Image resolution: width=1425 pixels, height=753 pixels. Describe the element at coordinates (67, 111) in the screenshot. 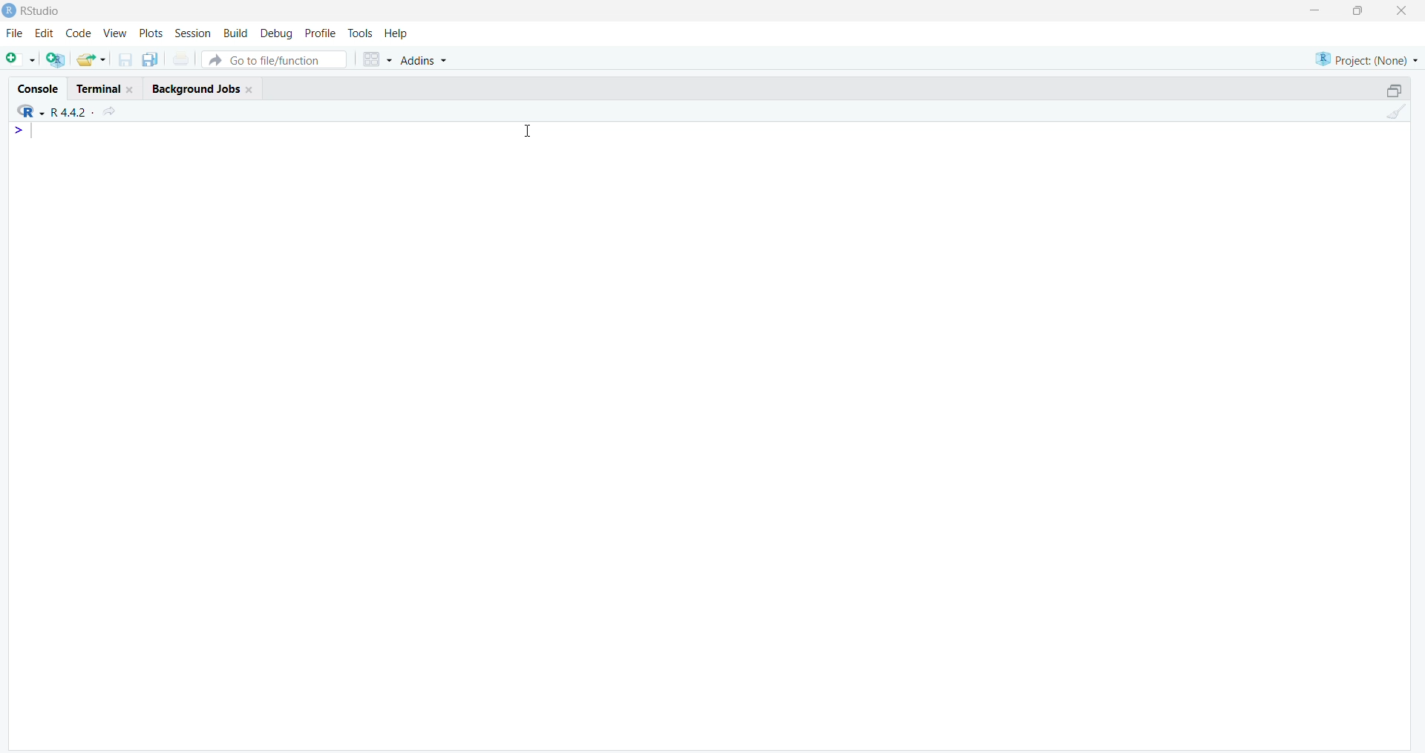

I see `R.4.2.2` at that location.